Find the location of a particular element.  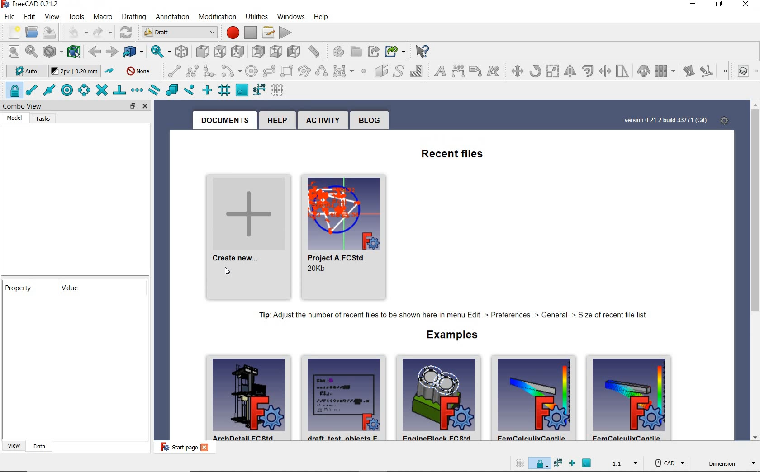

open is located at coordinates (30, 31).